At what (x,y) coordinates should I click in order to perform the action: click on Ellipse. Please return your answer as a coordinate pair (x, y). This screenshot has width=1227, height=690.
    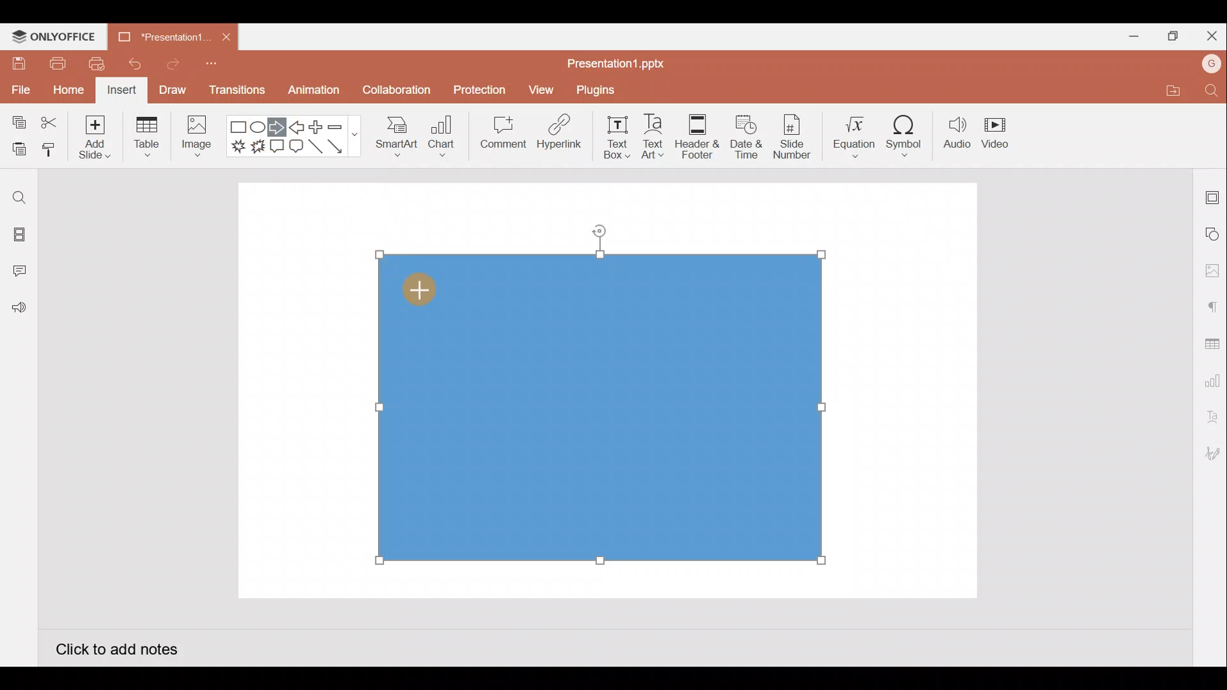
    Looking at the image, I should click on (259, 126).